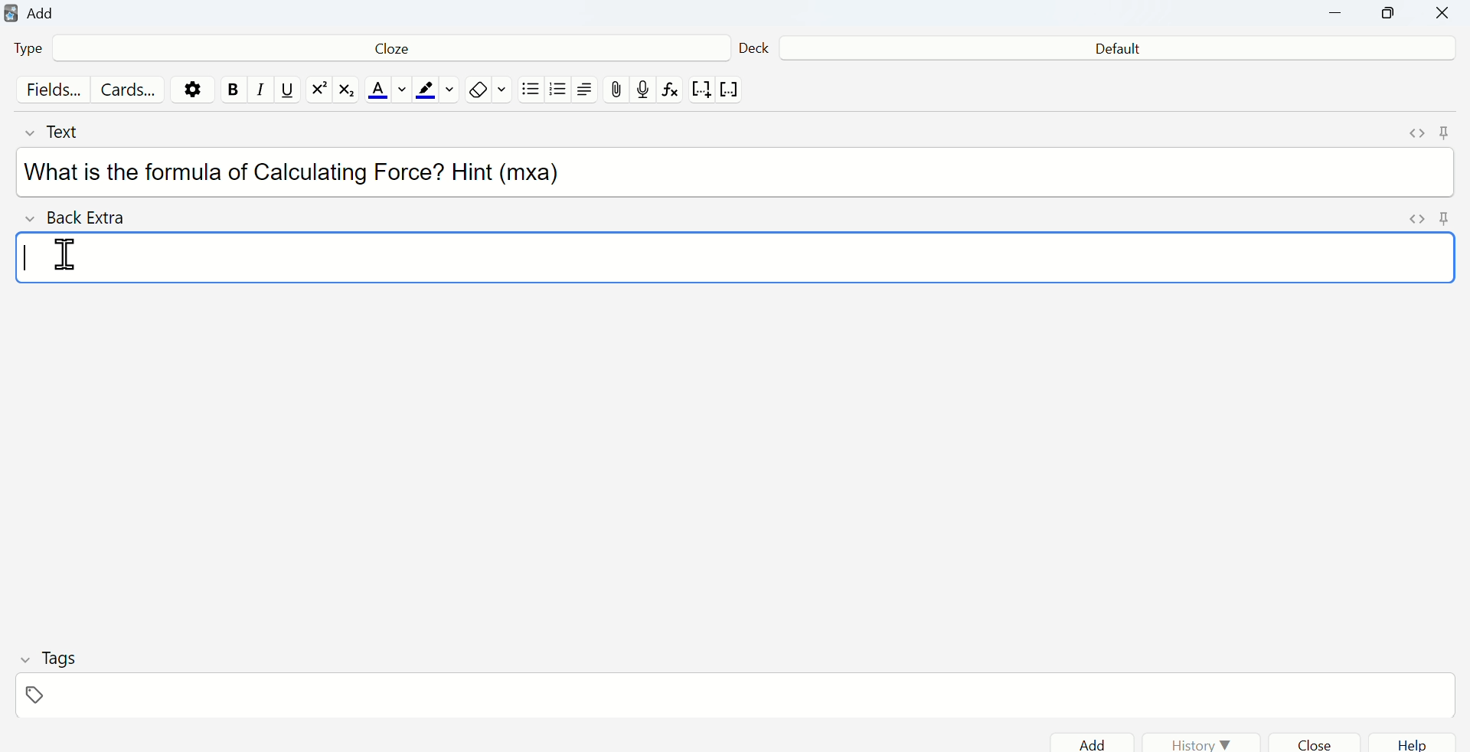 Image resolution: width=1470 pixels, height=752 pixels. I want to click on Close, so click(1441, 15).